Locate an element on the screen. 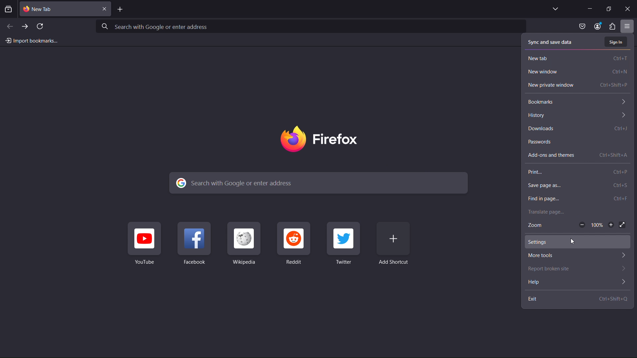  Facebook Shortcut is located at coordinates (195, 243).